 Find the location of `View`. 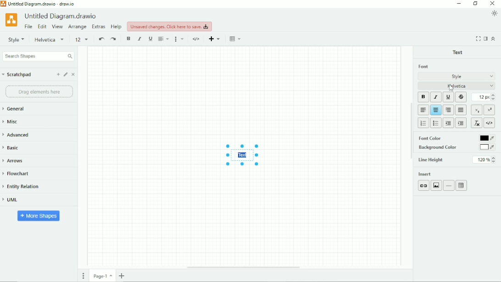

View is located at coordinates (58, 26).